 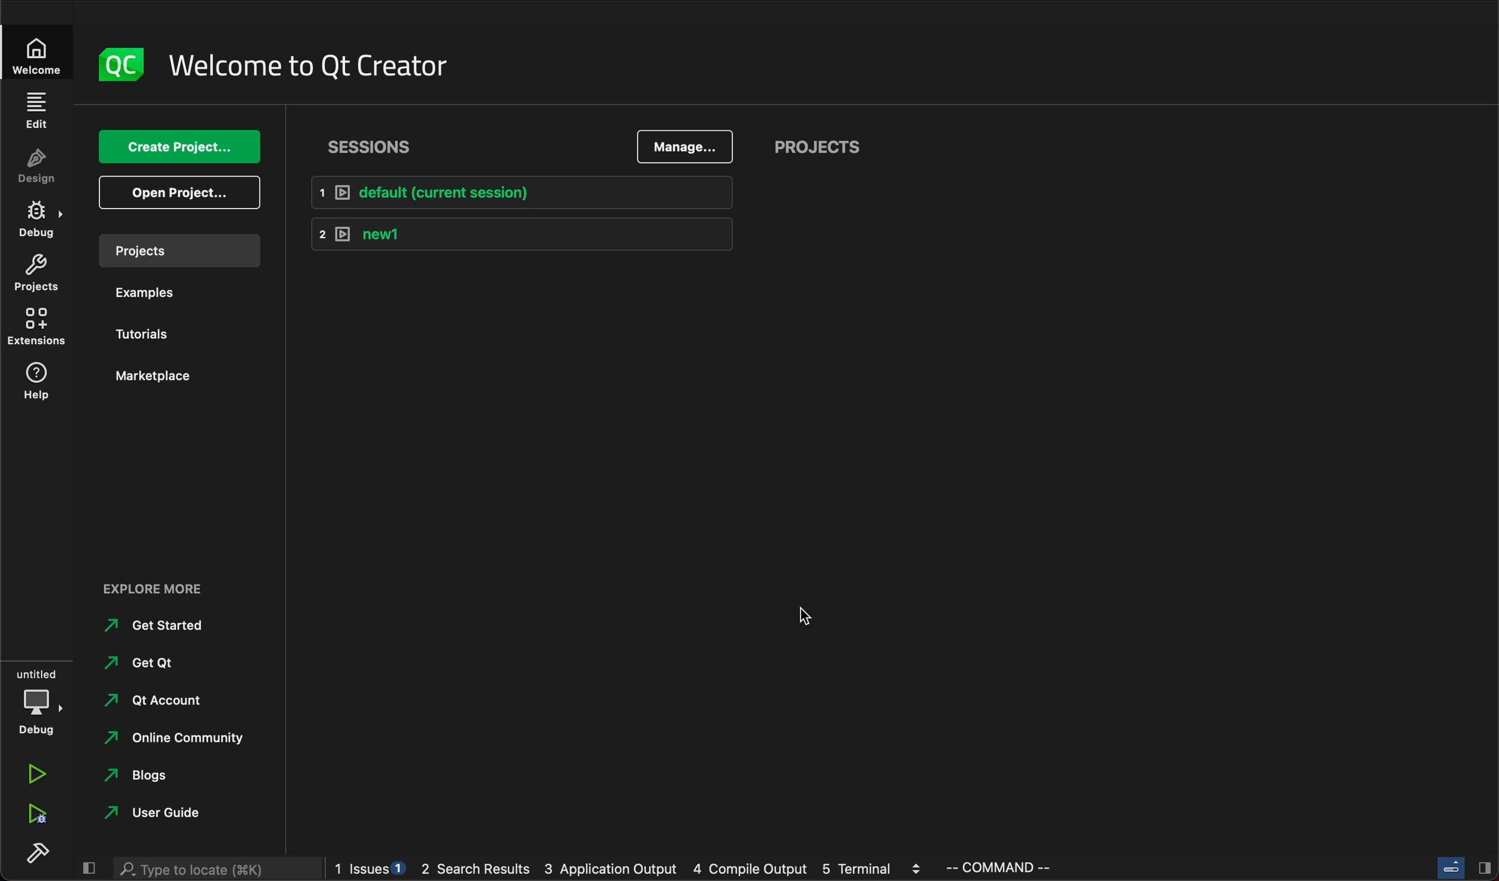 I want to click on welcome, so click(x=35, y=54).